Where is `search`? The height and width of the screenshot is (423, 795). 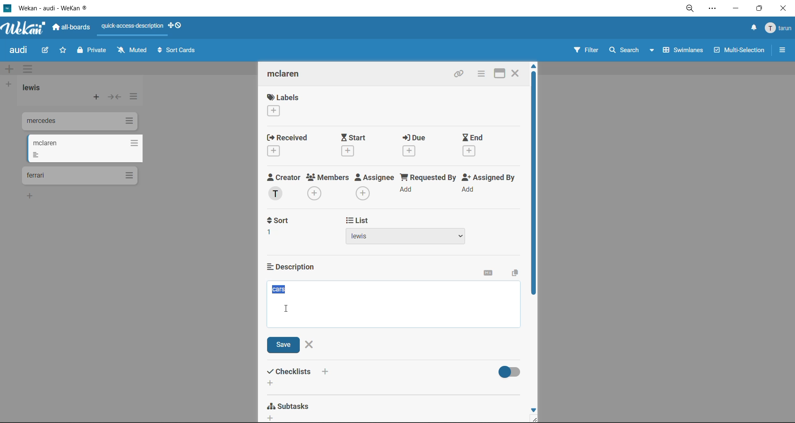
search is located at coordinates (633, 50).